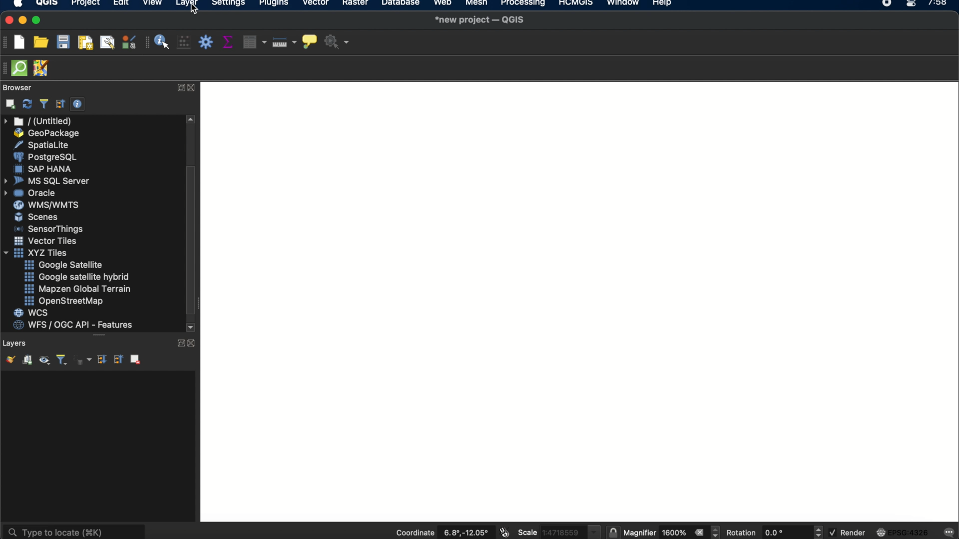 The width and height of the screenshot is (959, 539). What do you see at coordinates (43, 361) in the screenshot?
I see `manage map themes` at bounding box center [43, 361].